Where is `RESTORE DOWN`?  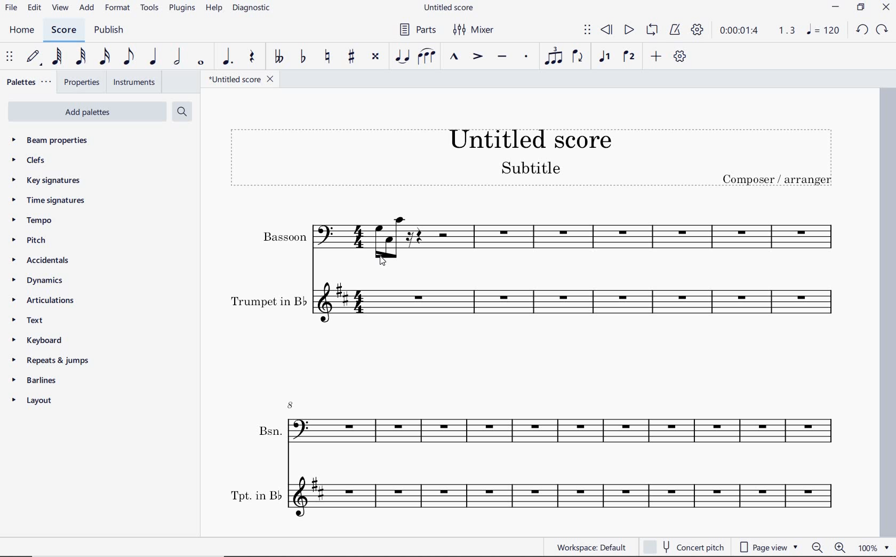
RESTORE DOWN is located at coordinates (860, 7).